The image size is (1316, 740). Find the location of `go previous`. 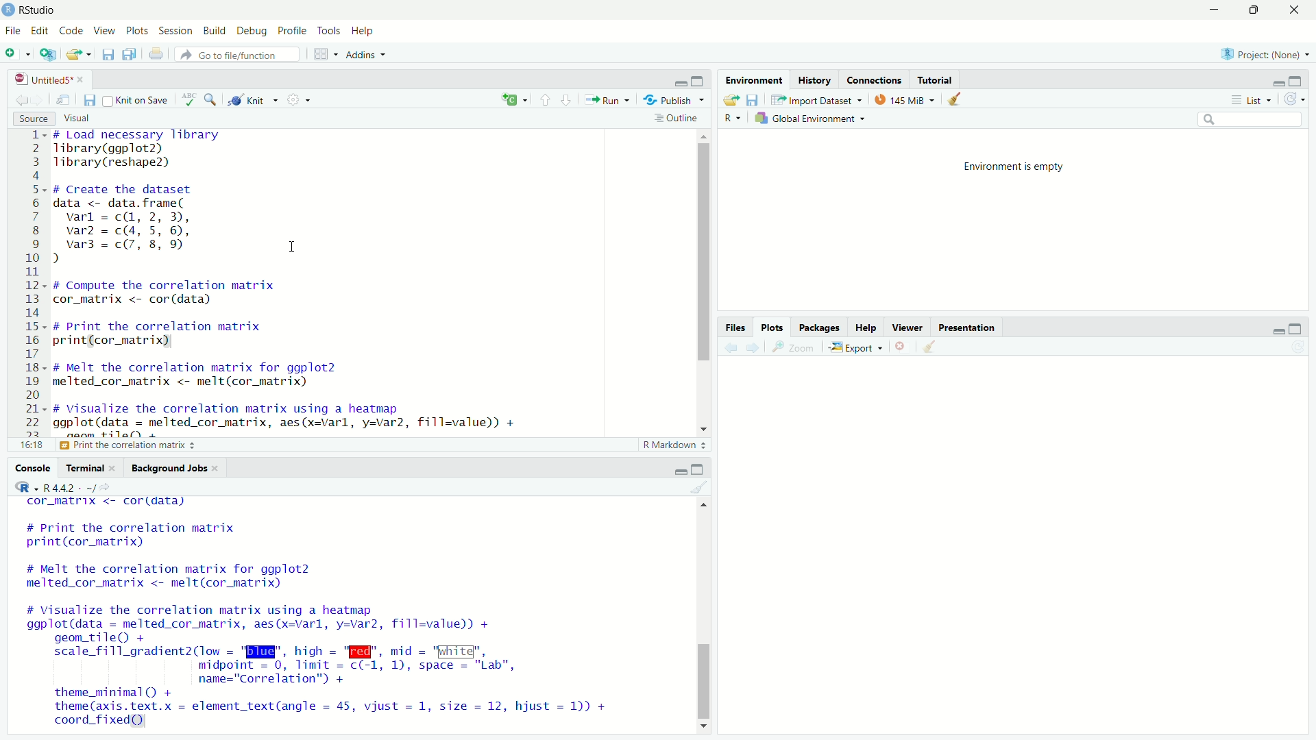

go previous is located at coordinates (21, 99).